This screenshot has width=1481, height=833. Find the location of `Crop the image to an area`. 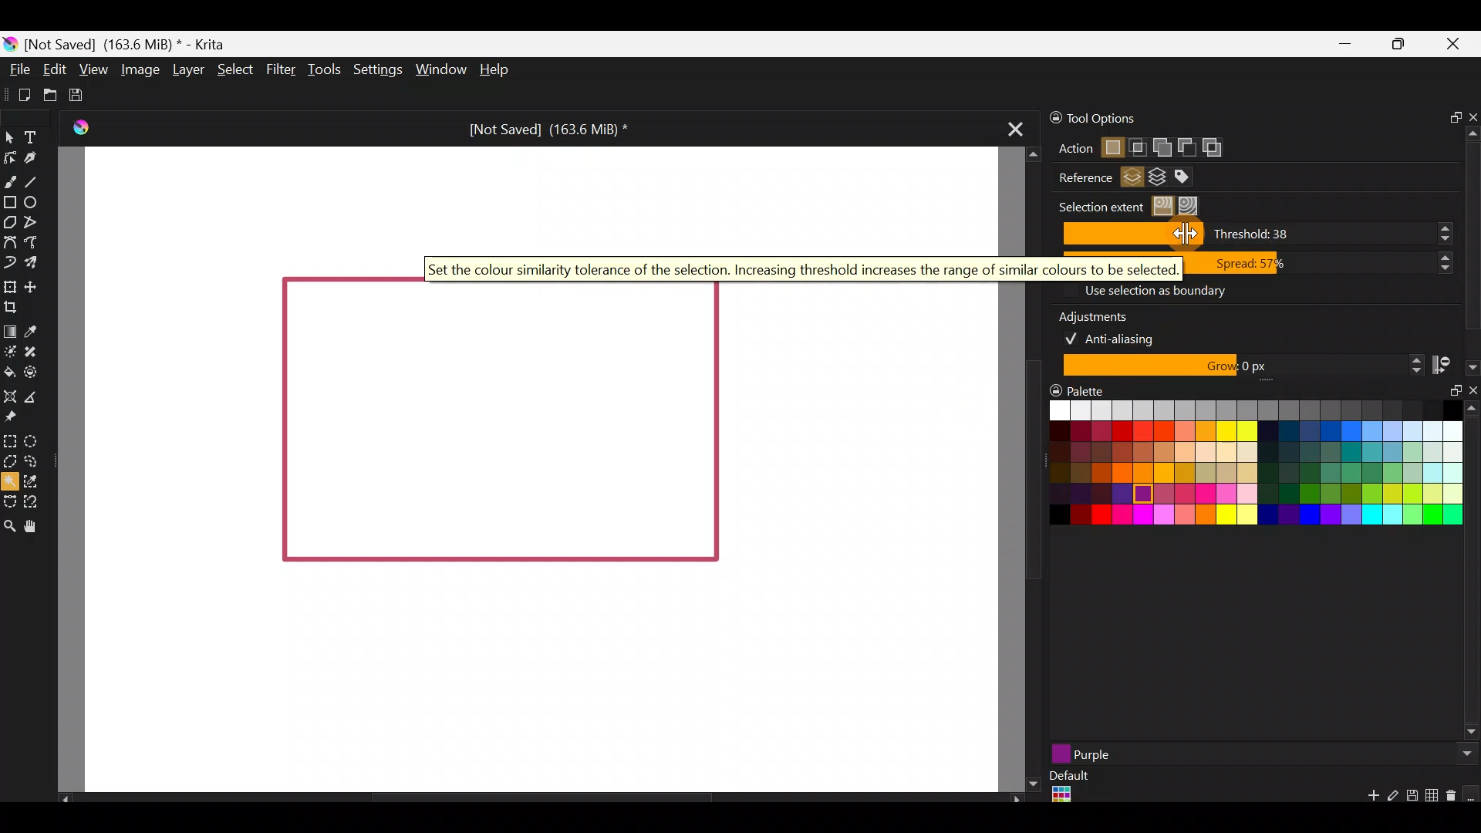

Crop the image to an area is located at coordinates (18, 309).